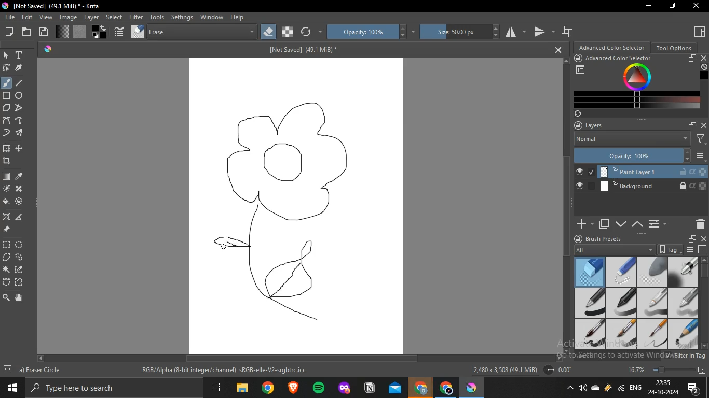 The height and width of the screenshot is (398, 709). I want to click on float docker, so click(692, 59).